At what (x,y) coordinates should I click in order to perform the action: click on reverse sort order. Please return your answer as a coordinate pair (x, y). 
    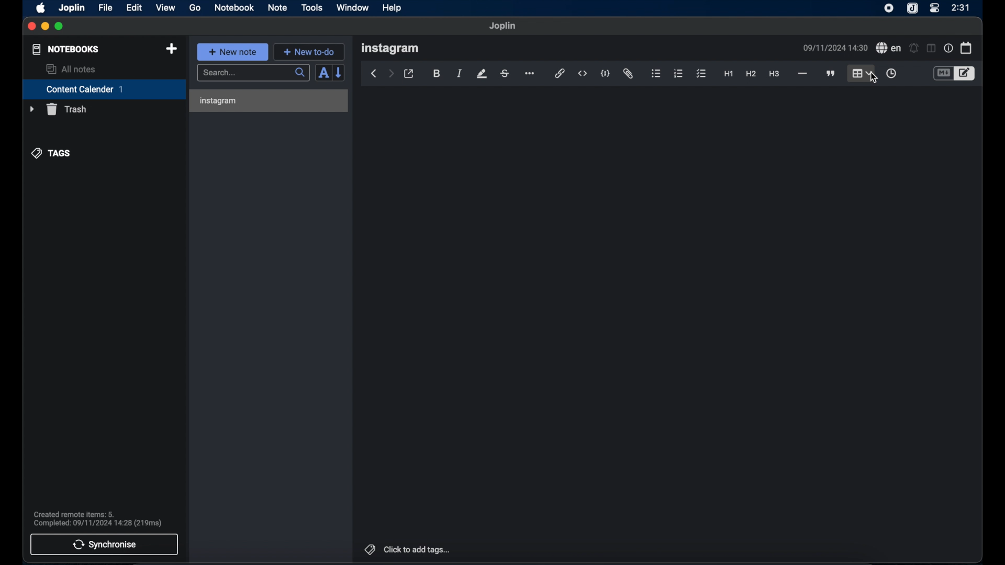
    Looking at the image, I should click on (339, 73).